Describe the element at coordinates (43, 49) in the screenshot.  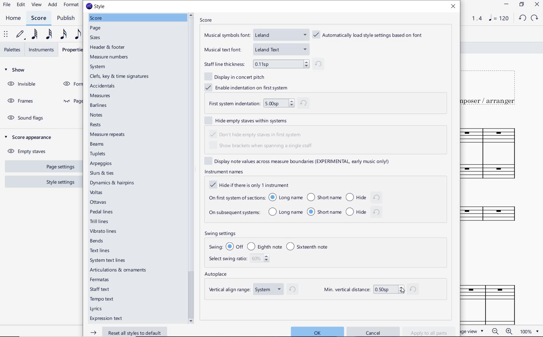
I see `INSTRUMENTS` at that location.